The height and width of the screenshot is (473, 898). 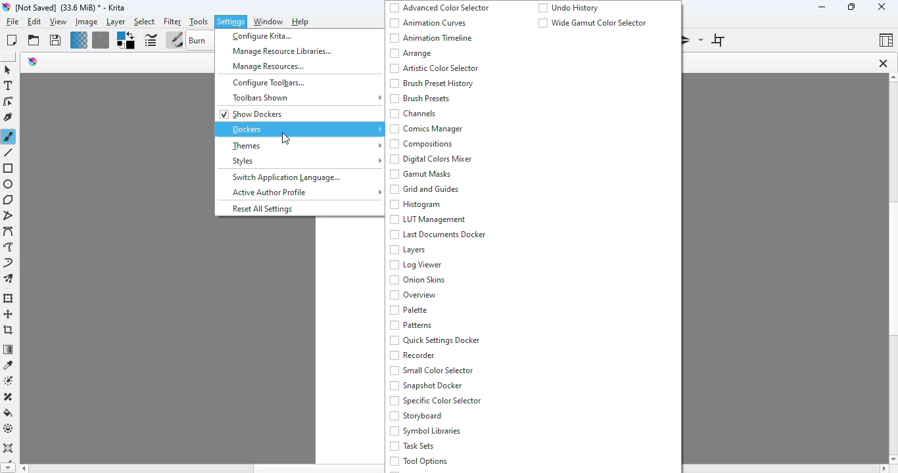 What do you see at coordinates (9, 200) in the screenshot?
I see `polygon tool` at bounding box center [9, 200].